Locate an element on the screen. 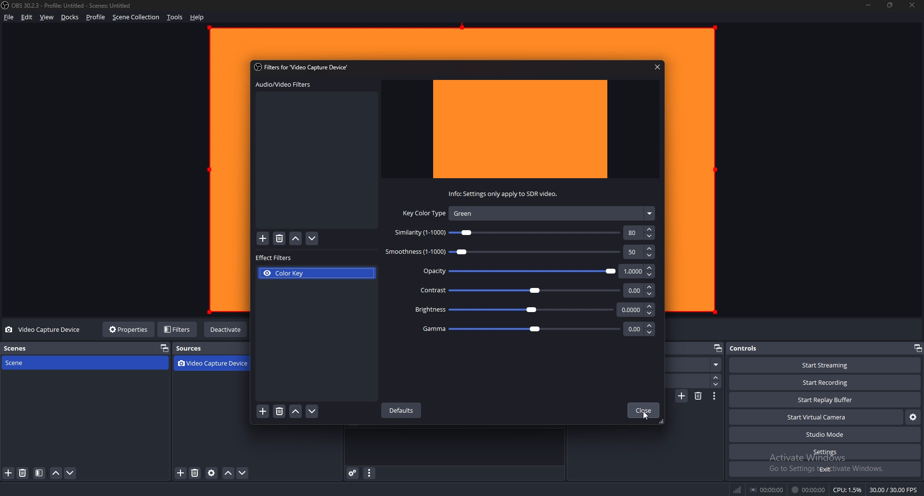 Image resolution: width=924 pixels, height=496 pixels. add source is located at coordinates (181, 473).